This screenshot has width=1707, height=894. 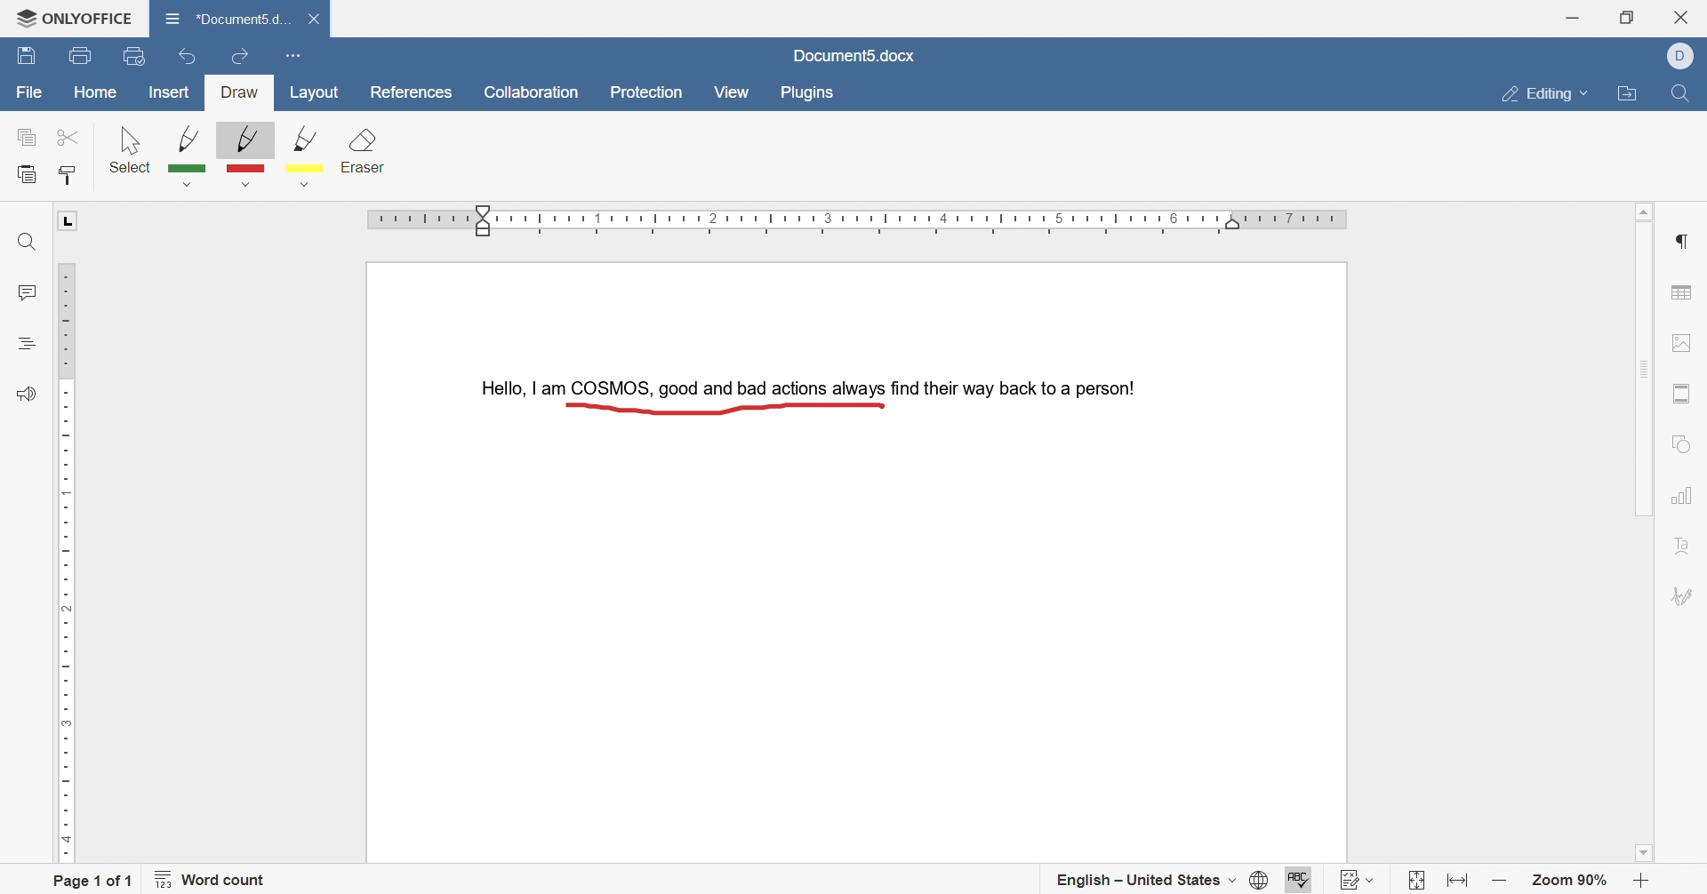 What do you see at coordinates (69, 221) in the screenshot?
I see `L` at bounding box center [69, 221].